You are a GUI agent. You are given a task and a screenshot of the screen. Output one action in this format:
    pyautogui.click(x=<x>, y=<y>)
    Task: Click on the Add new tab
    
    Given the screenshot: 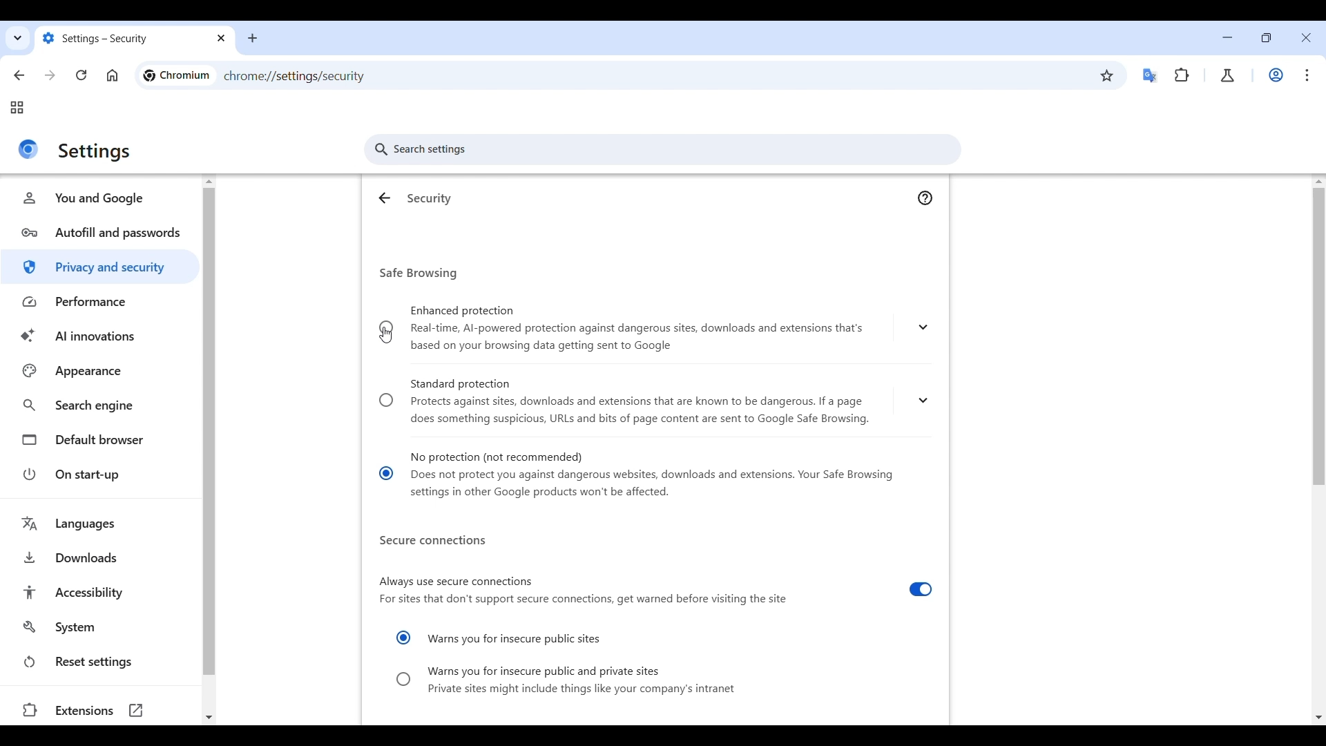 What is the action you would take?
    pyautogui.click(x=253, y=38)
    